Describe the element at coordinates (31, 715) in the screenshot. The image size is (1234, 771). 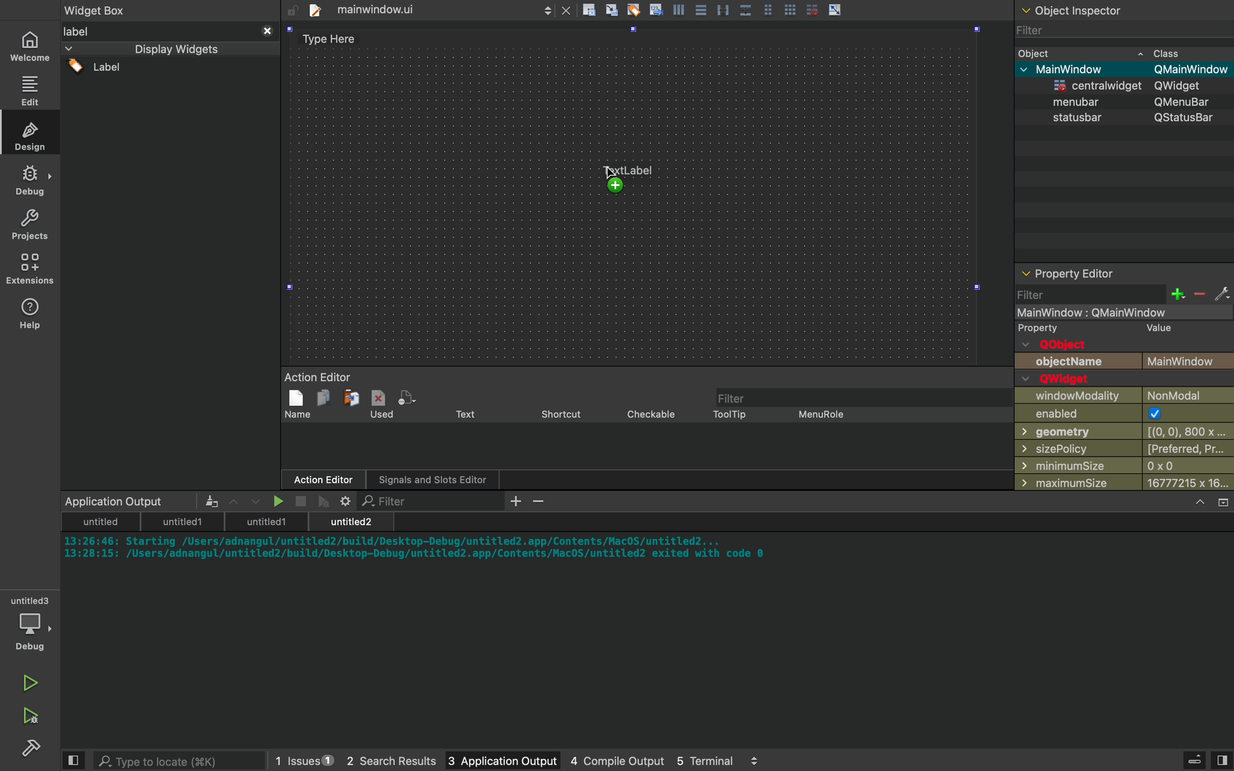
I see `debug and run` at that location.